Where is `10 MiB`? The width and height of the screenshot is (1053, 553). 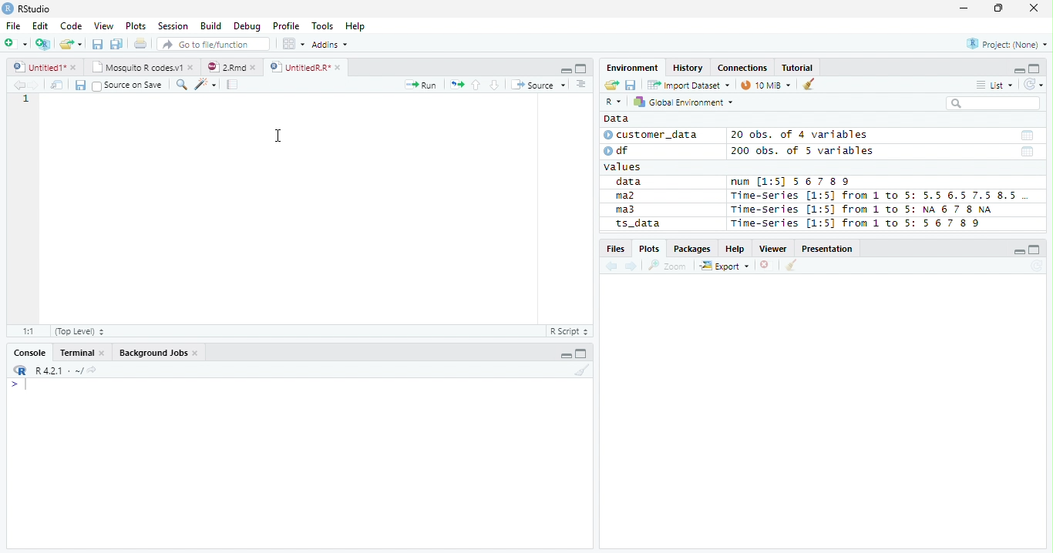 10 MiB is located at coordinates (767, 85).